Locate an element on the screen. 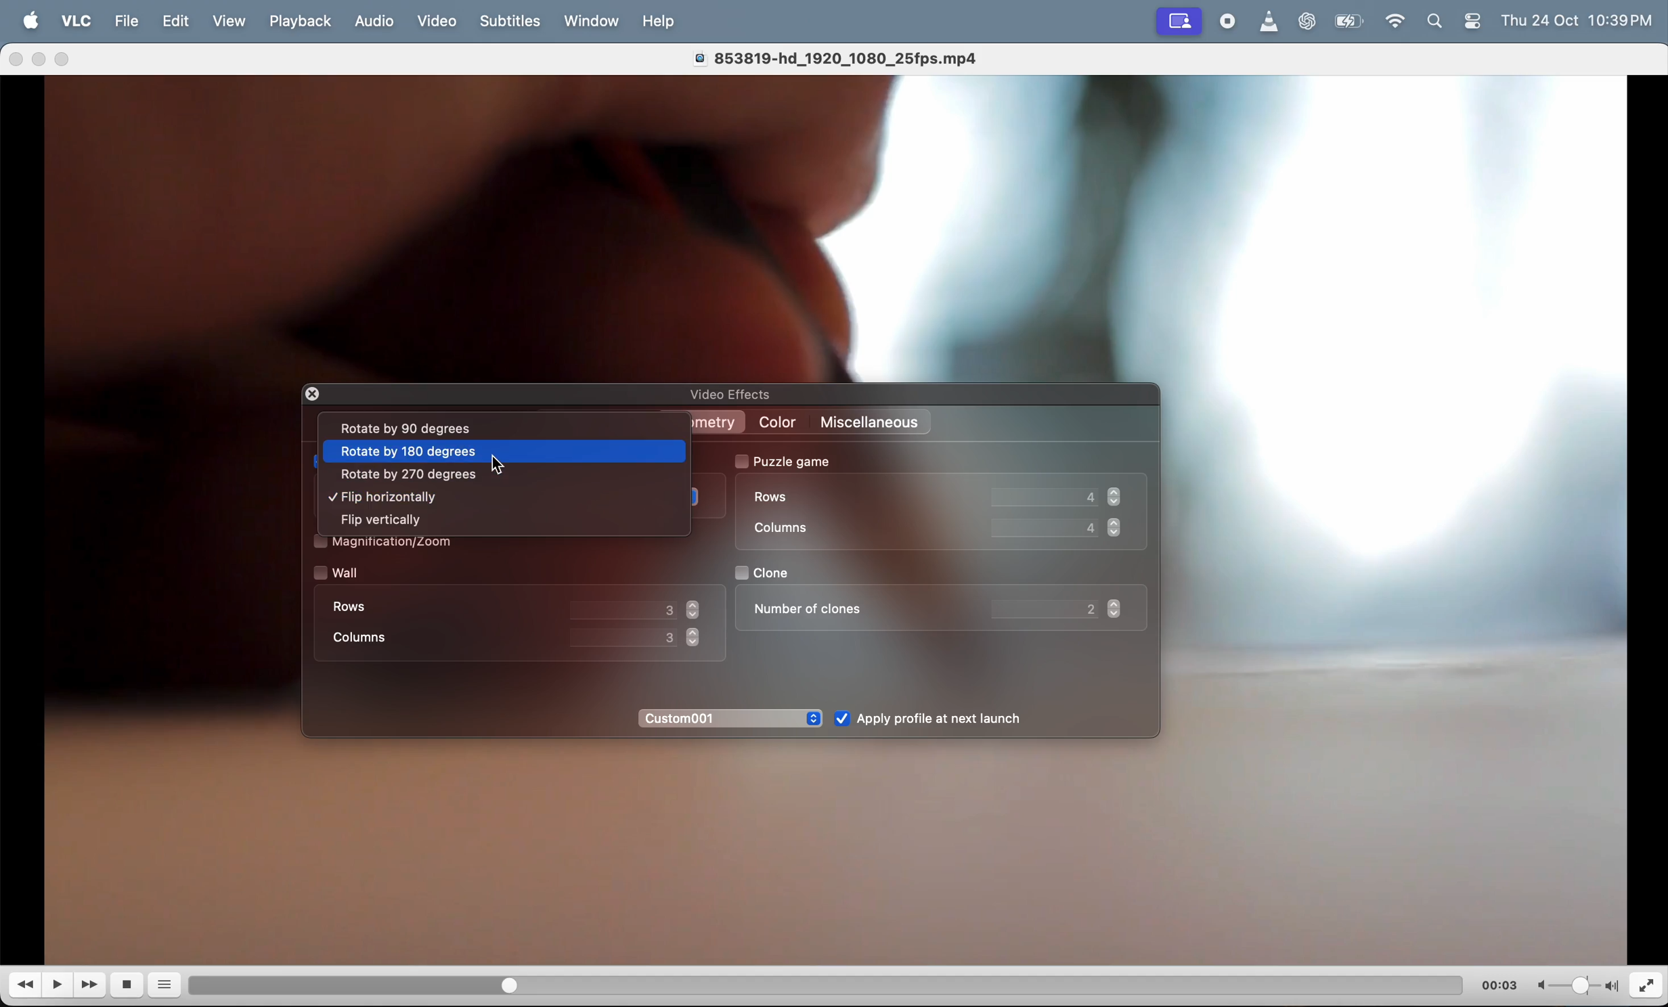 This screenshot has width=1668, height=1007. check box is located at coordinates (741, 573).